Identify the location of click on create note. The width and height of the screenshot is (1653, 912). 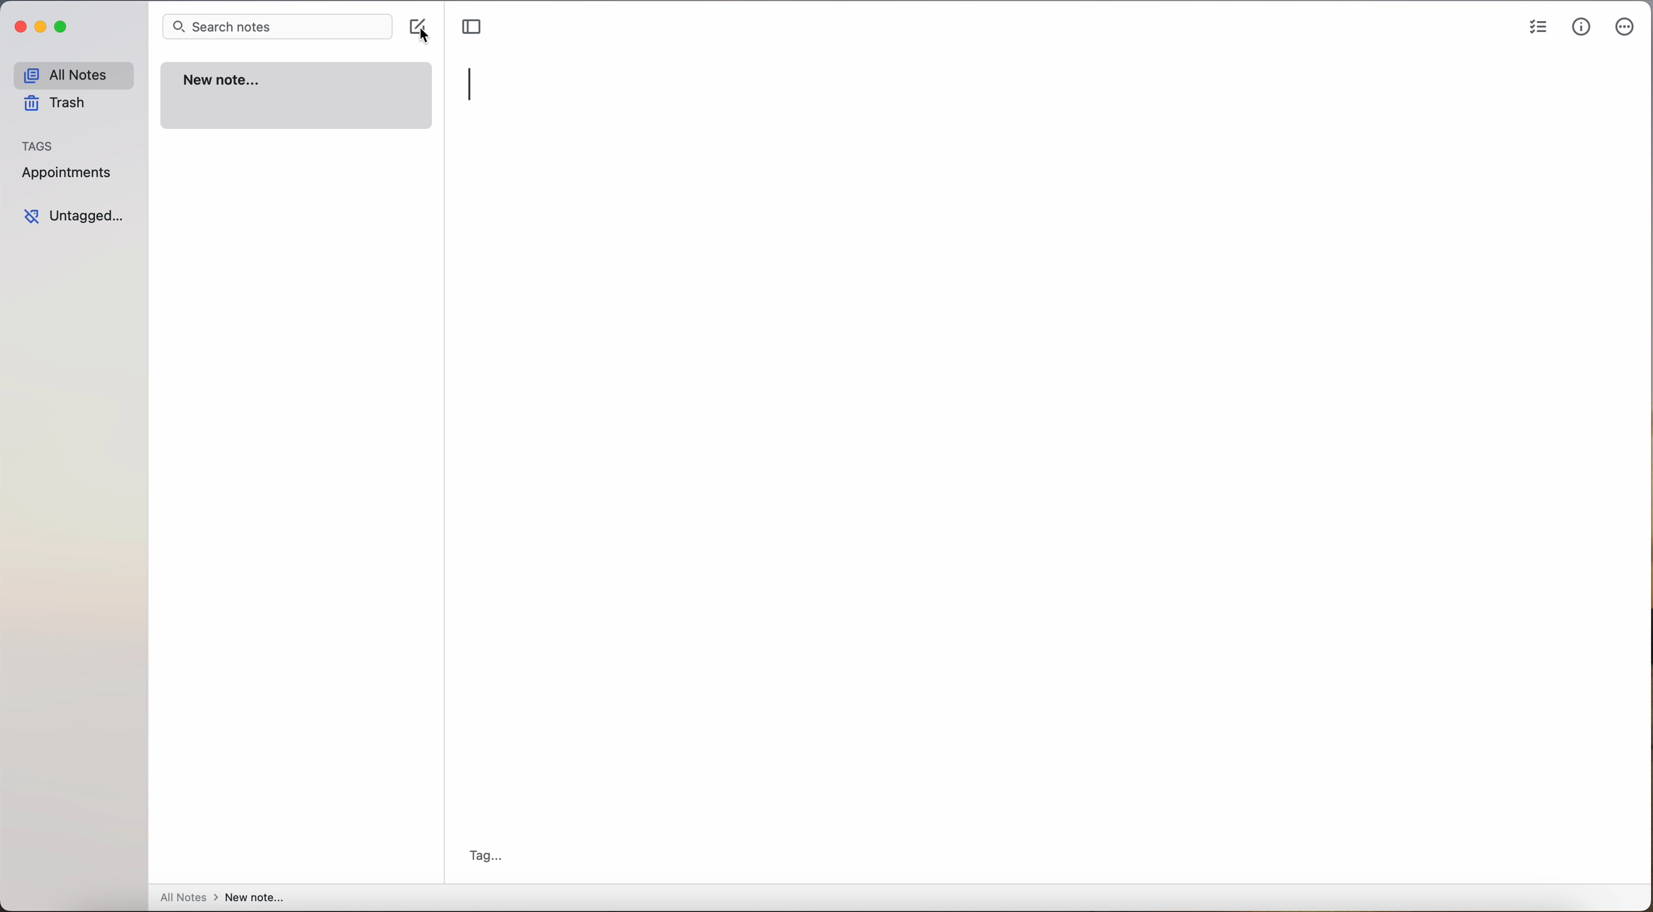
(418, 31).